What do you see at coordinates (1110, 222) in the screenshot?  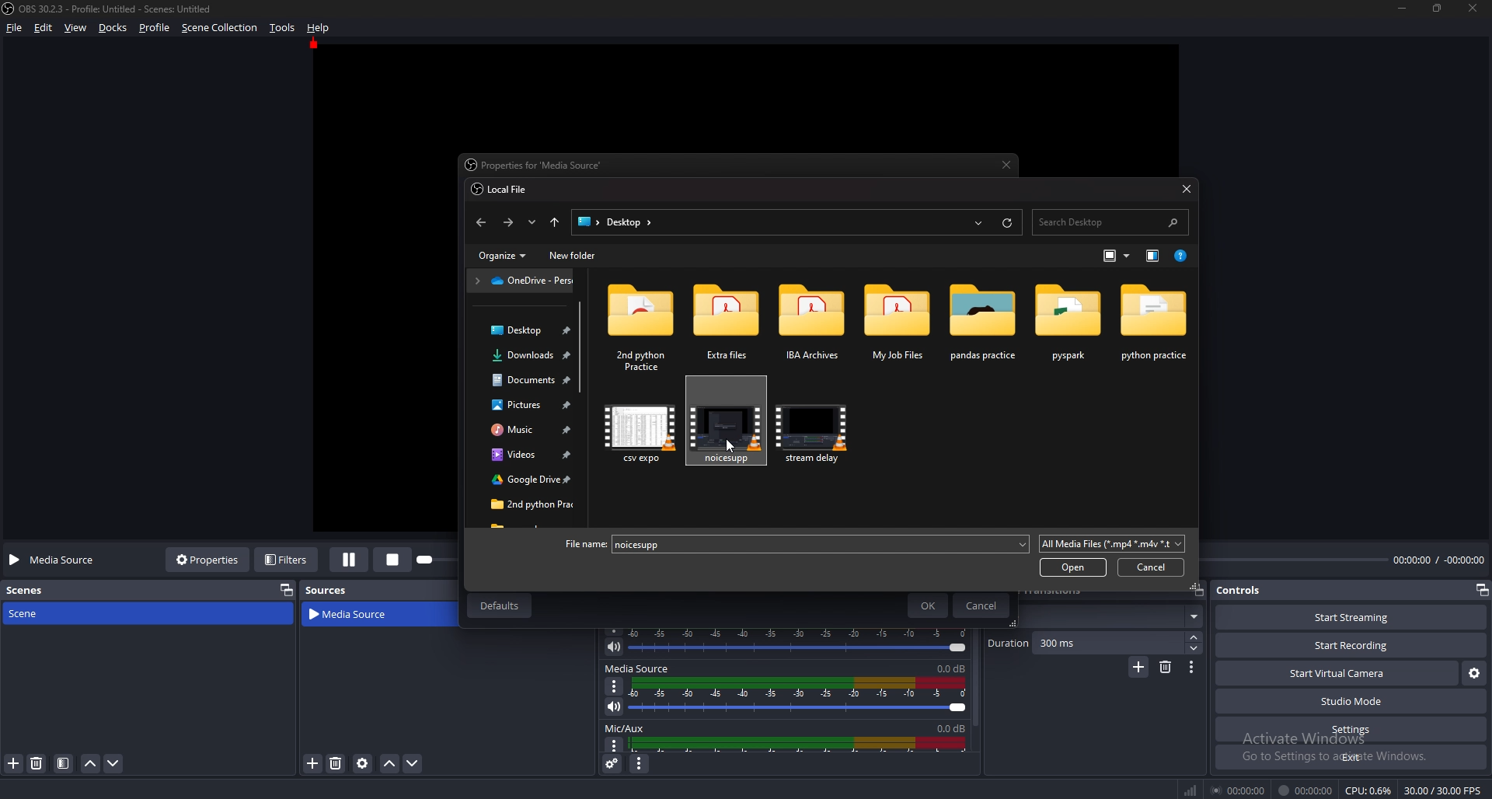 I see `Search Desktop` at bounding box center [1110, 222].